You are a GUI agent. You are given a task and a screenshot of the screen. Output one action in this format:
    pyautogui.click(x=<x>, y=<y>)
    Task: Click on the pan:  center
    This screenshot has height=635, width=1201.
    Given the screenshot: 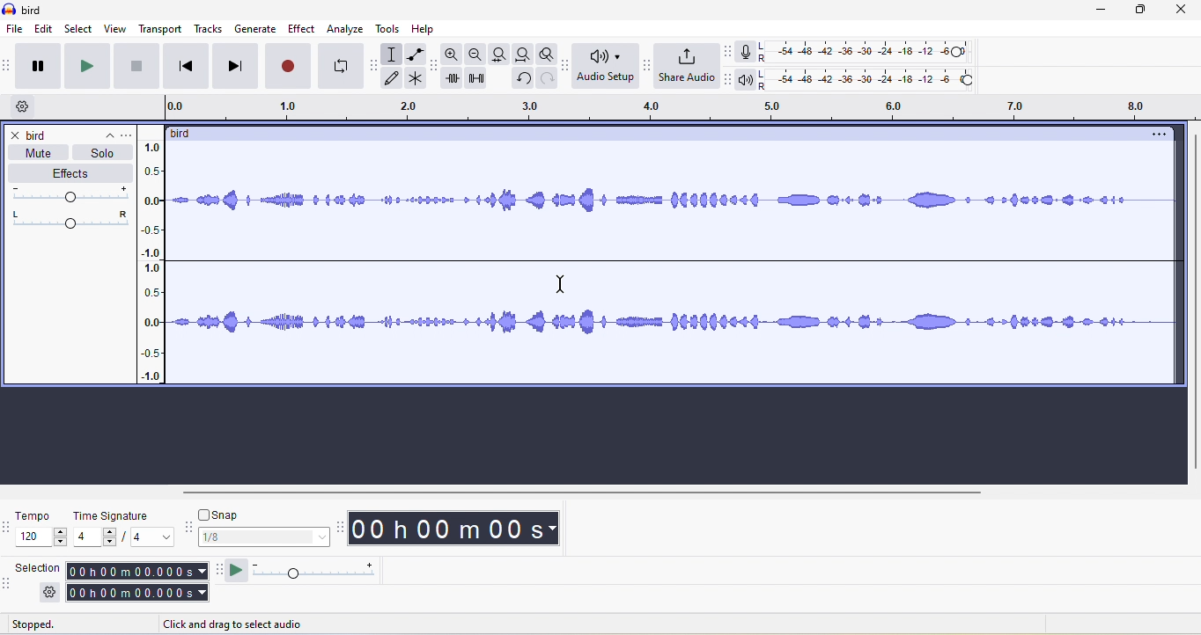 What is the action you would take?
    pyautogui.click(x=70, y=218)
    